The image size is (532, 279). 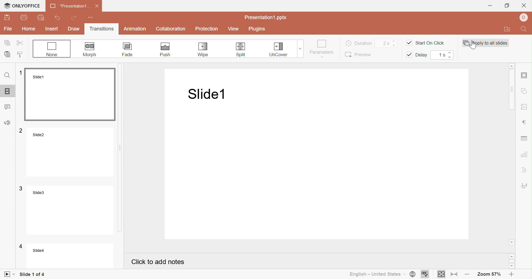 What do you see at coordinates (377, 275) in the screenshot?
I see `English - United States` at bounding box center [377, 275].